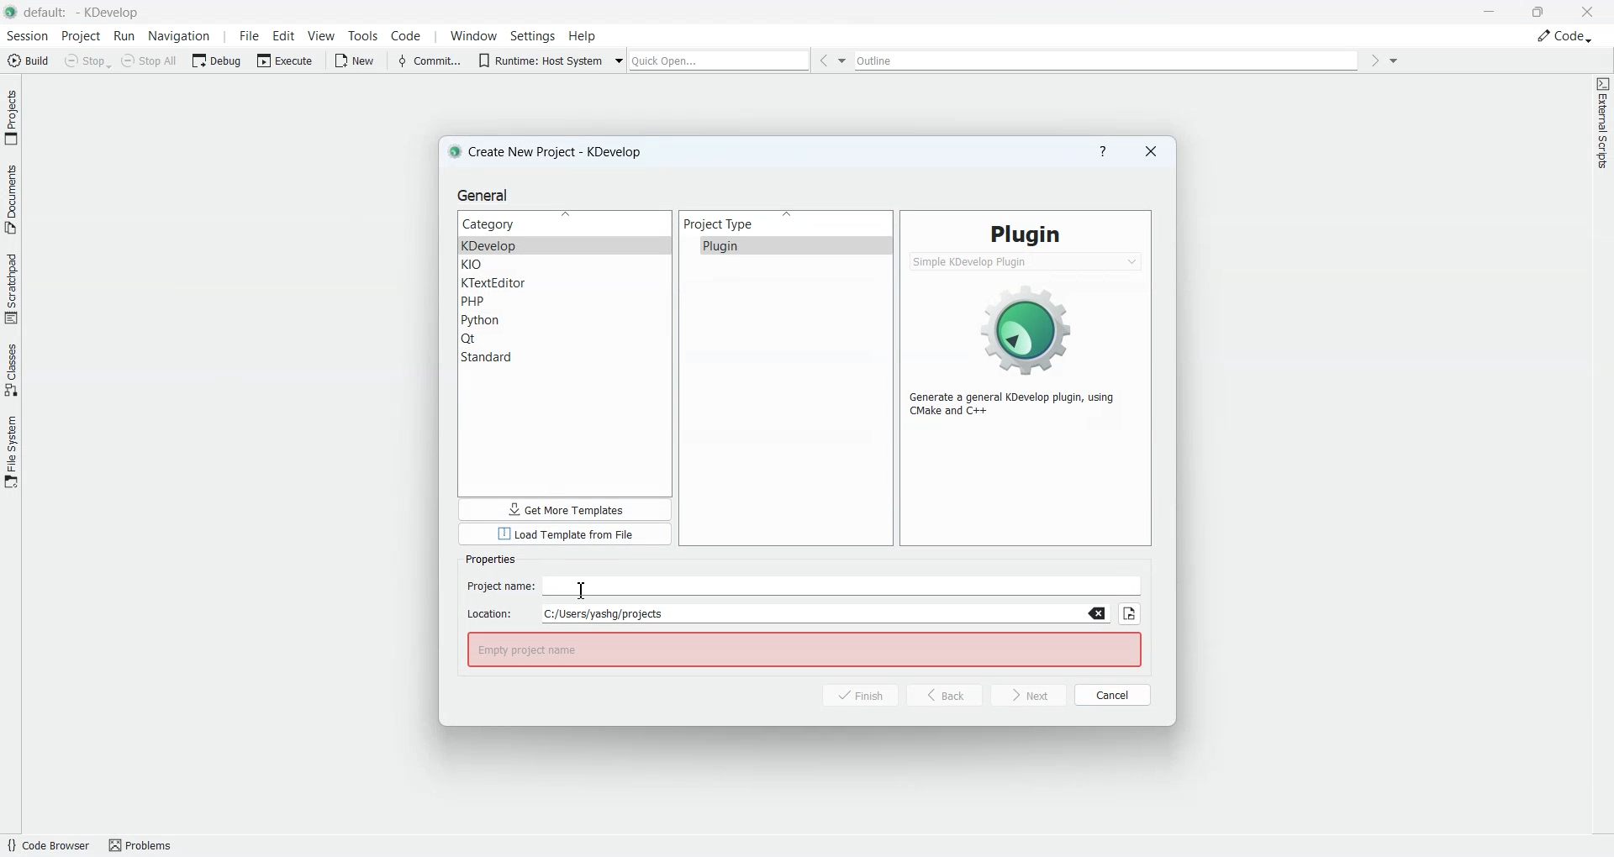 The height and width of the screenshot is (857, 1614). Describe the element at coordinates (246, 36) in the screenshot. I see `File` at that location.